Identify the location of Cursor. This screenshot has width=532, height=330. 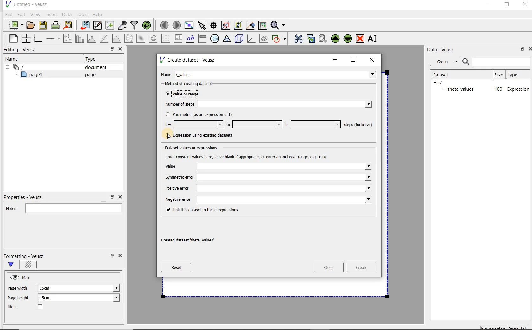
(168, 136).